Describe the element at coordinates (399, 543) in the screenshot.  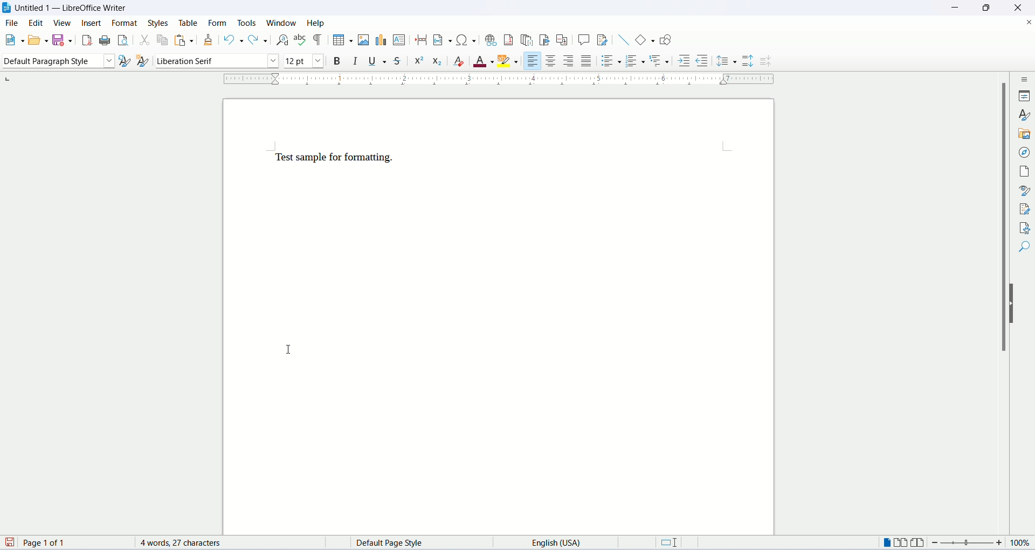
I see `default page style` at that location.